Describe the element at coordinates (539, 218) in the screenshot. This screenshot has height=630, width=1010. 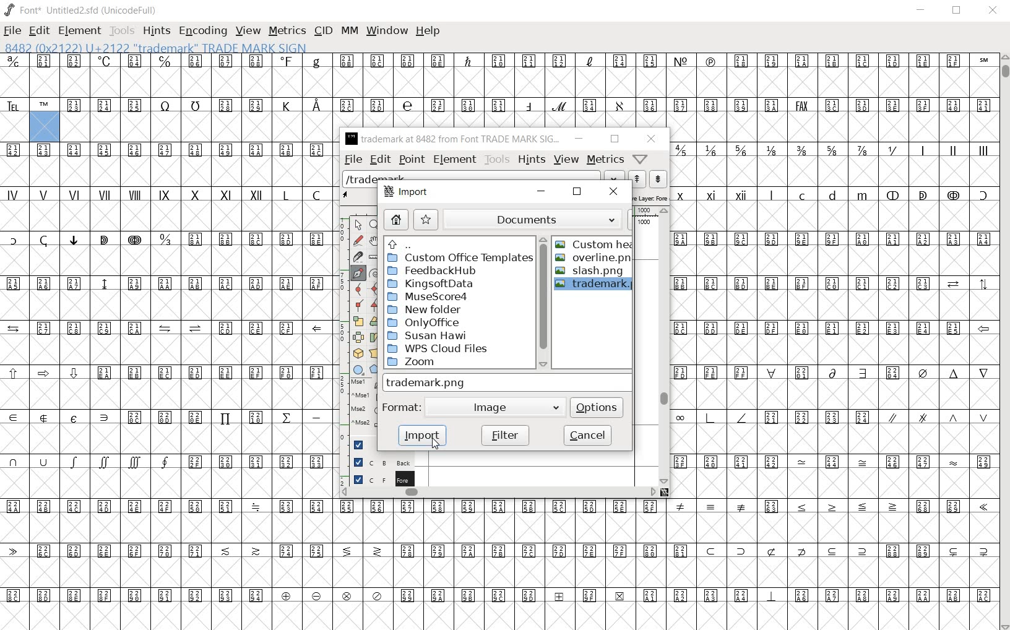
I see `documents` at that location.